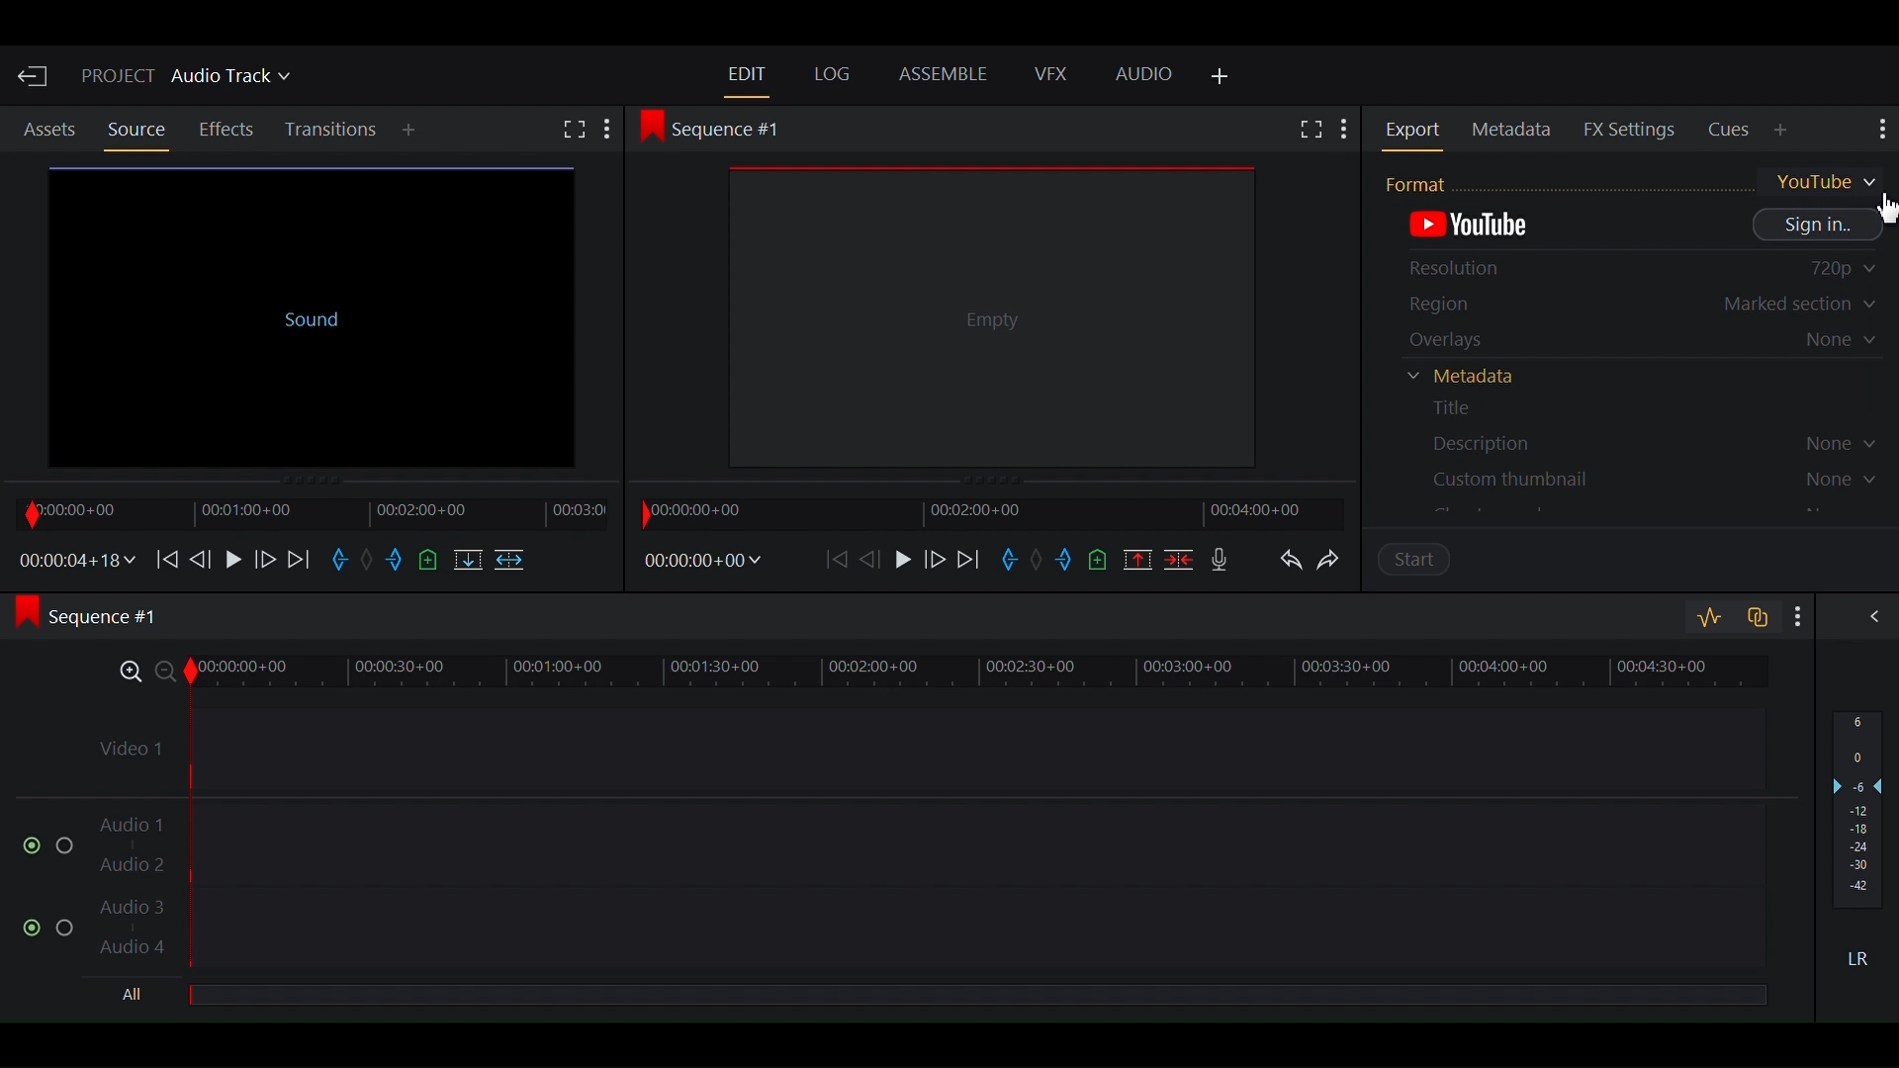 This screenshot has height=1068, width=1899. I want to click on Nudge one frame forward, so click(263, 558).